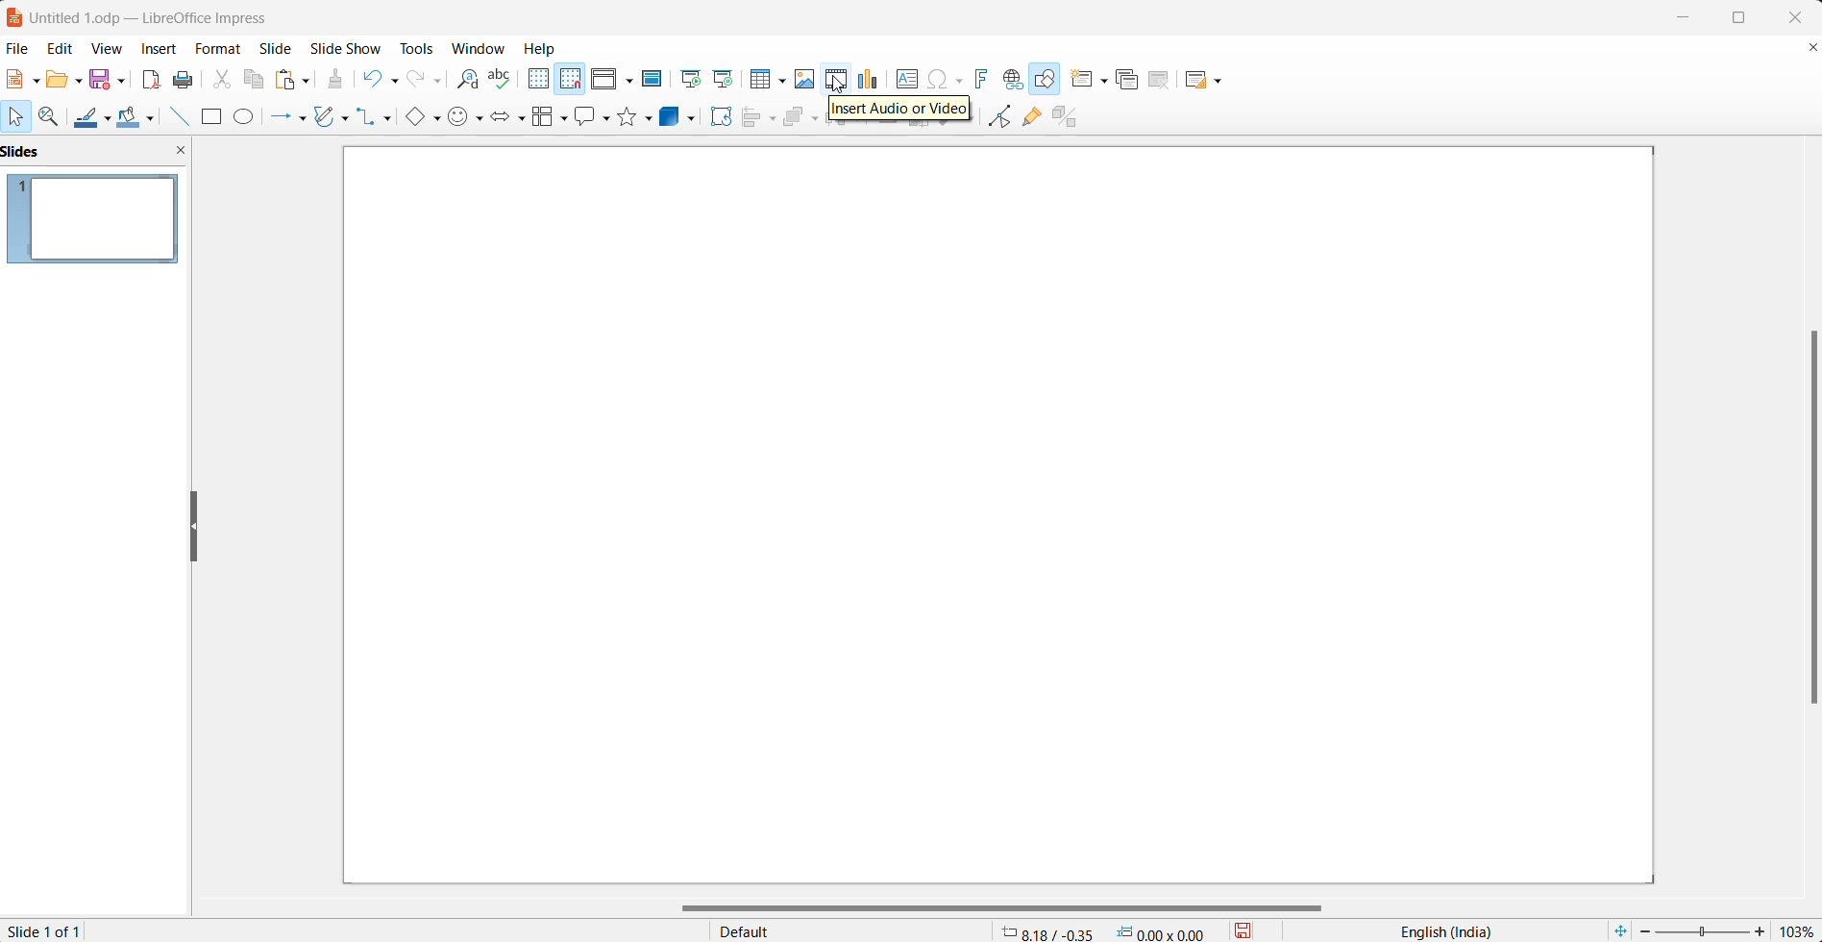 The image size is (1822, 942). I want to click on line and arrows options dropdown button, so click(304, 118).